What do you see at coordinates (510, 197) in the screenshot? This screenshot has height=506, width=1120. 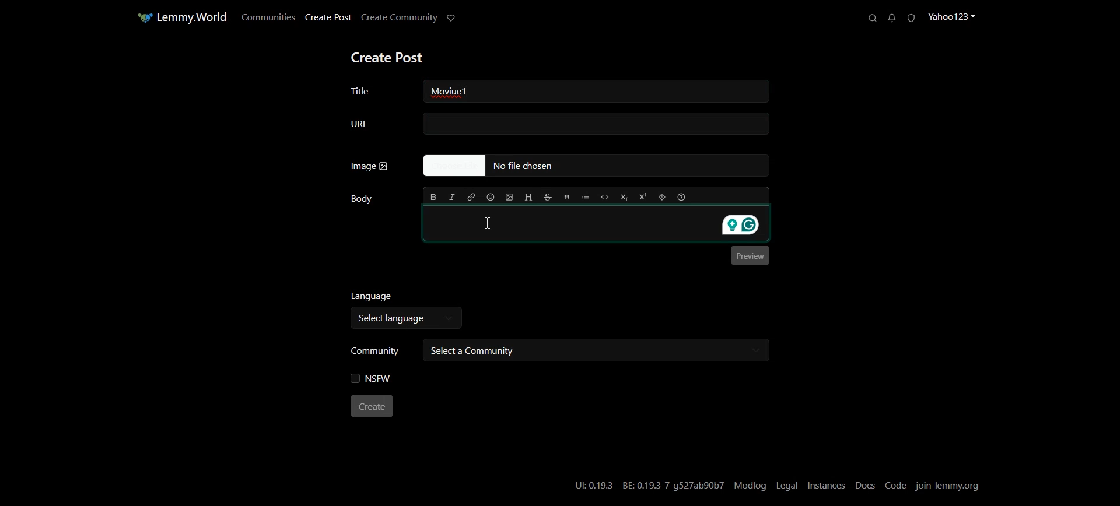 I see `Upload Image` at bounding box center [510, 197].